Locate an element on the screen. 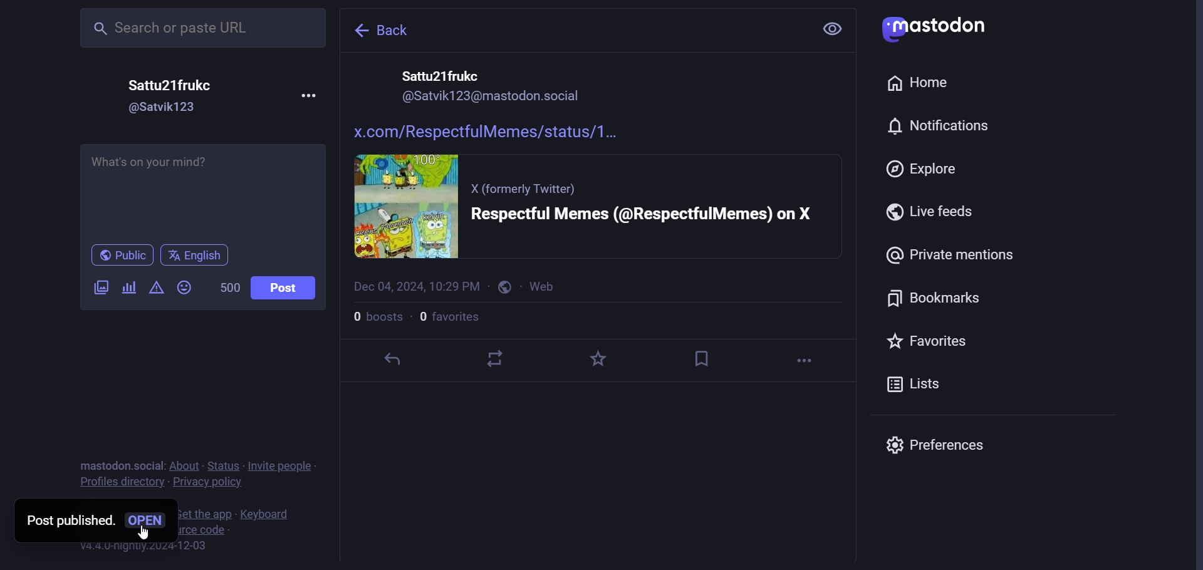  mastodon is located at coordinates (936, 28).